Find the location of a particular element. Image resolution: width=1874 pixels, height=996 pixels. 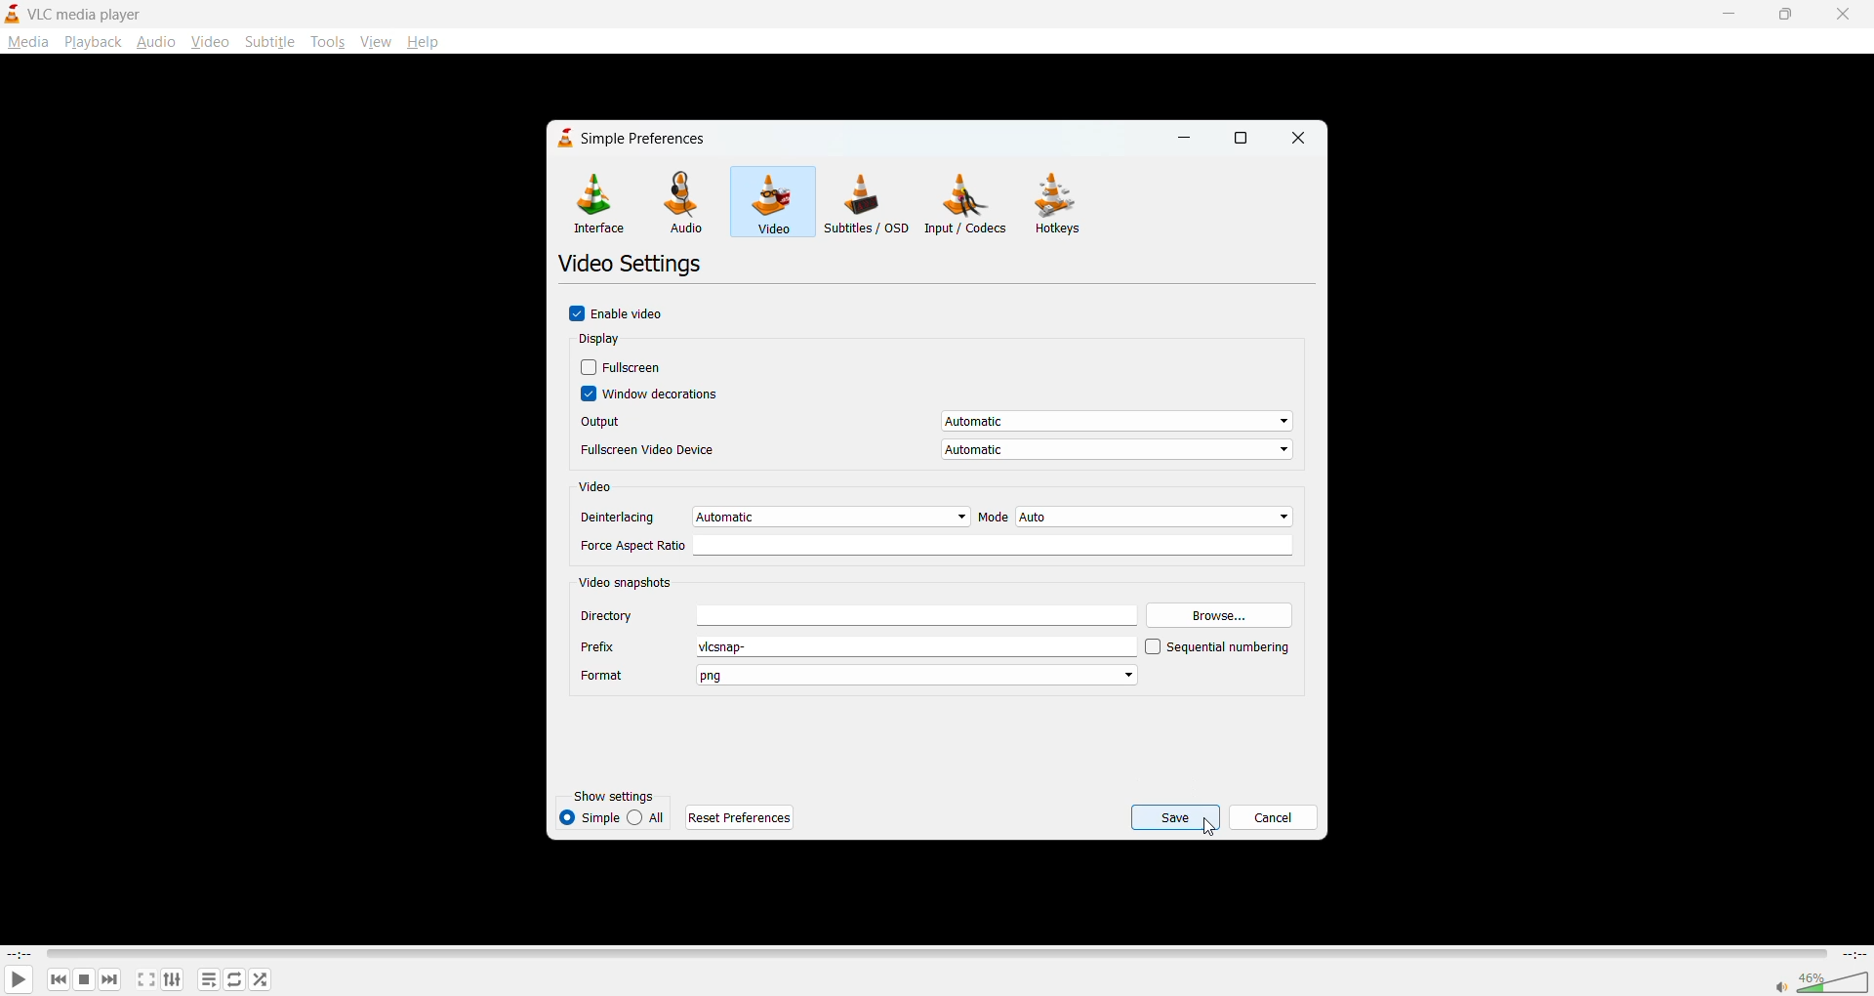

deinterlacing is located at coordinates (773, 516).